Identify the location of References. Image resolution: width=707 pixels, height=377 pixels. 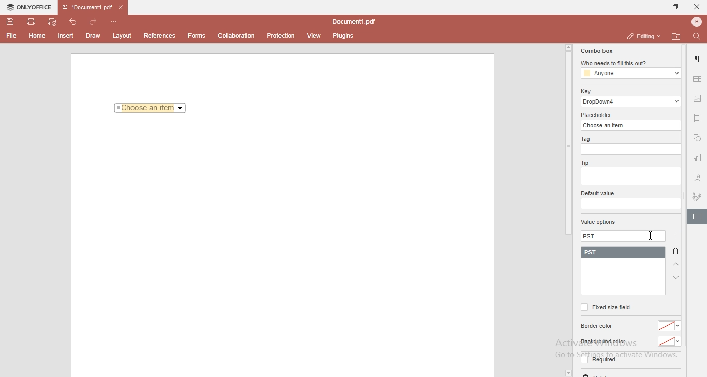
(158, 36).